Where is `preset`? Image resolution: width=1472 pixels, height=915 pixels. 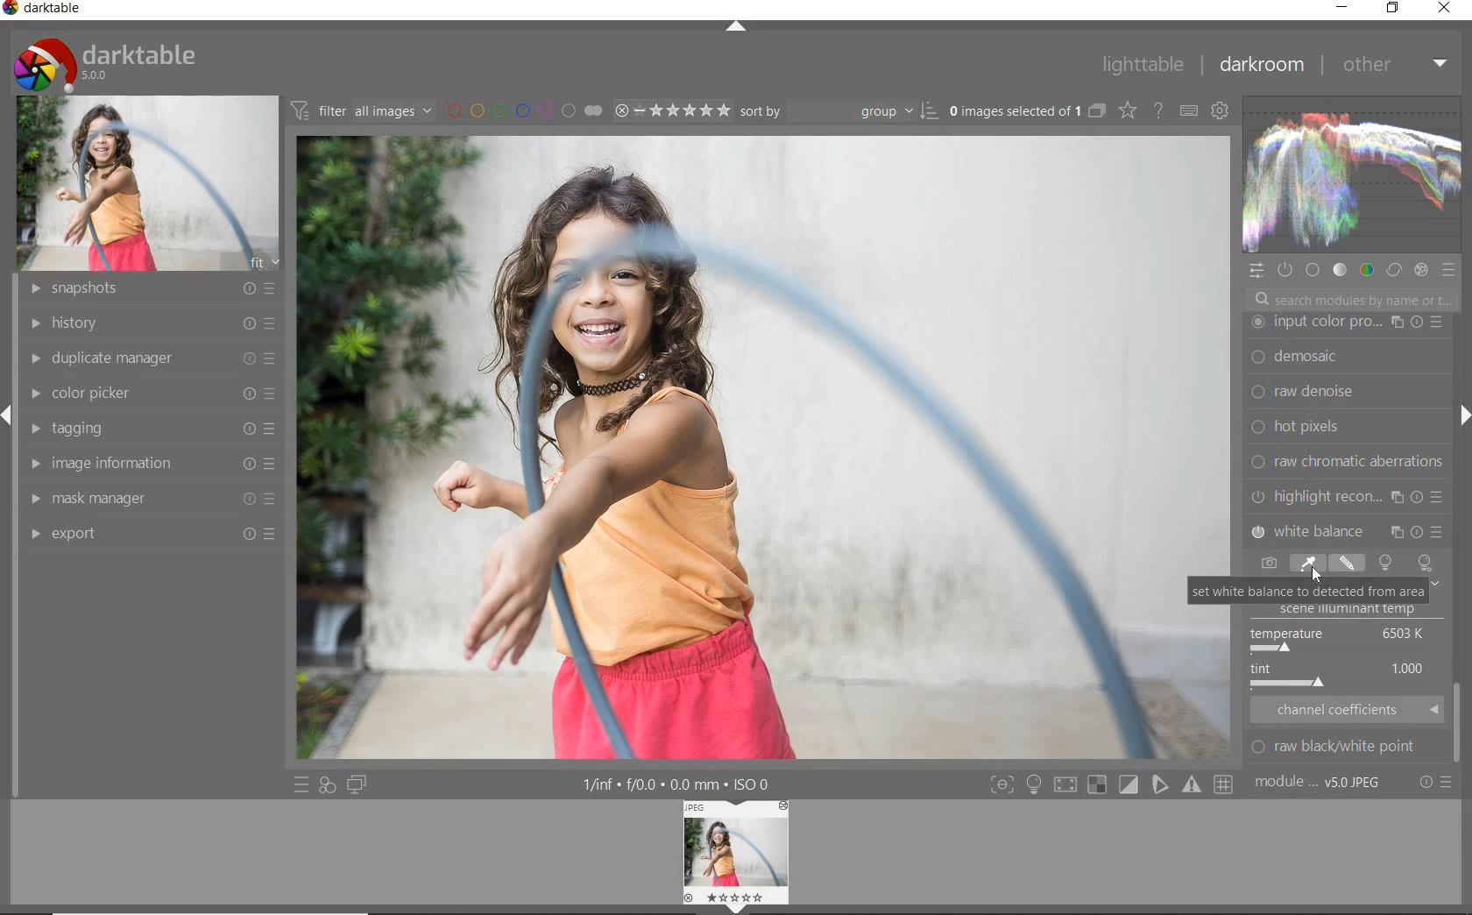 preset is located at coordinates (1451, 273).